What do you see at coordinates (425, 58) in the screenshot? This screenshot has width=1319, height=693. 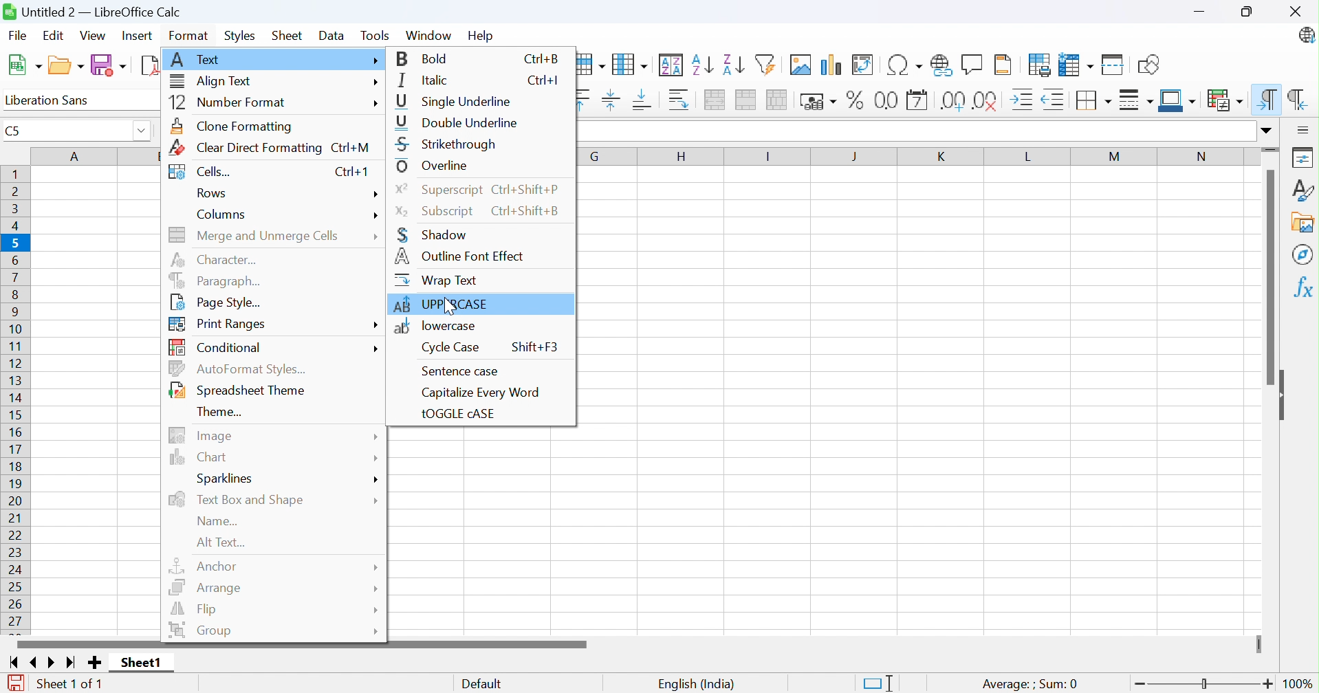 I see `Bold` at bounding box center [425, 58].